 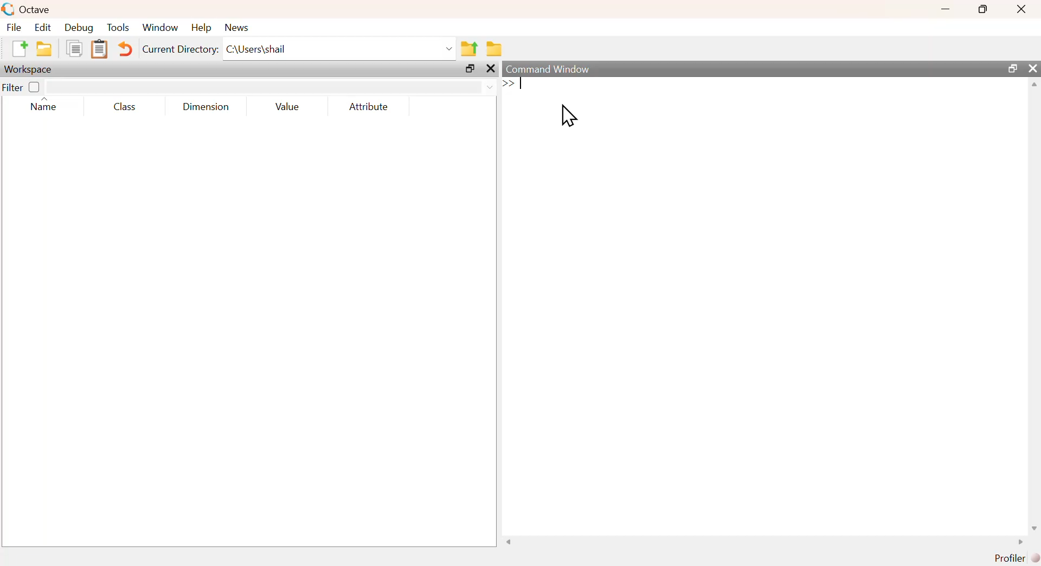 I want to click on cursor, so click(x=568, y=118).